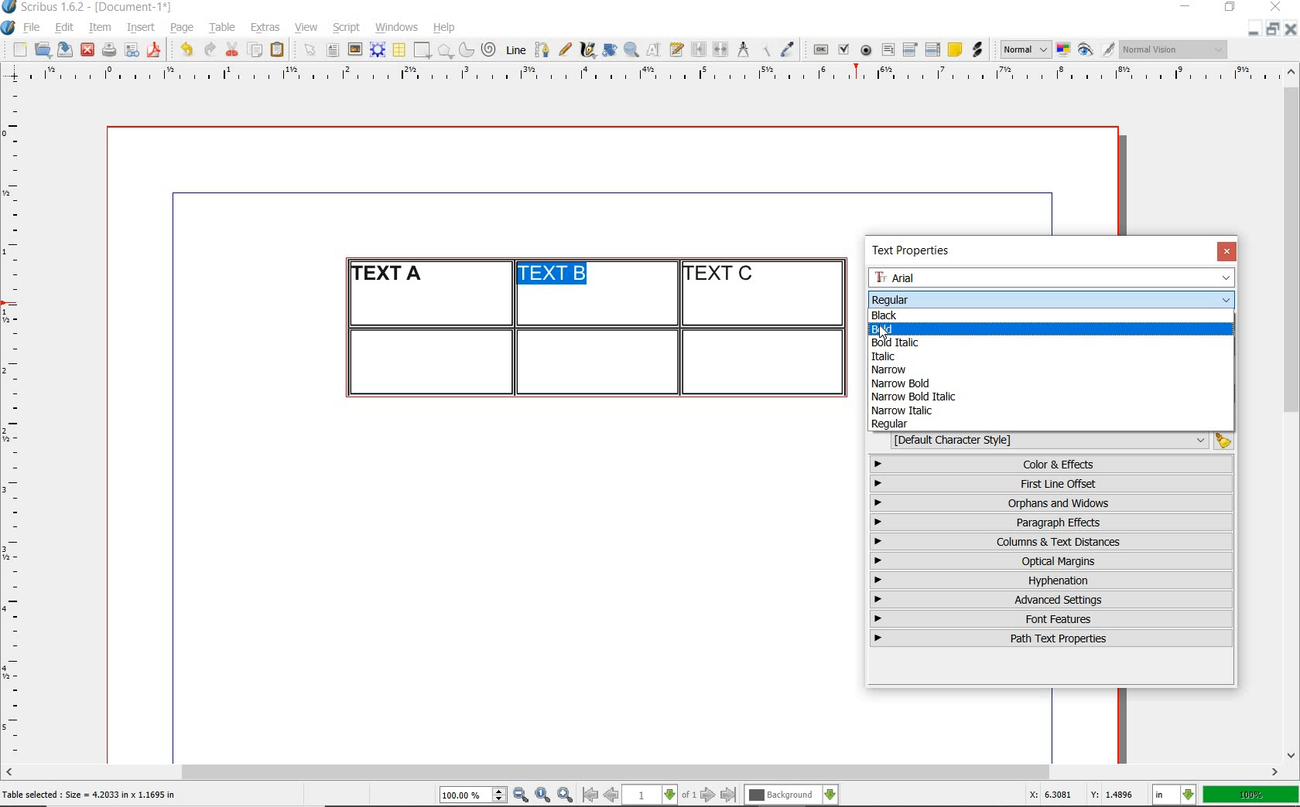 This screenshot has width=1300, height=807. What do you see at coordinates (1052, 484) in the screenshot?
I see `first line offset` at bounding box center [1052, 484].